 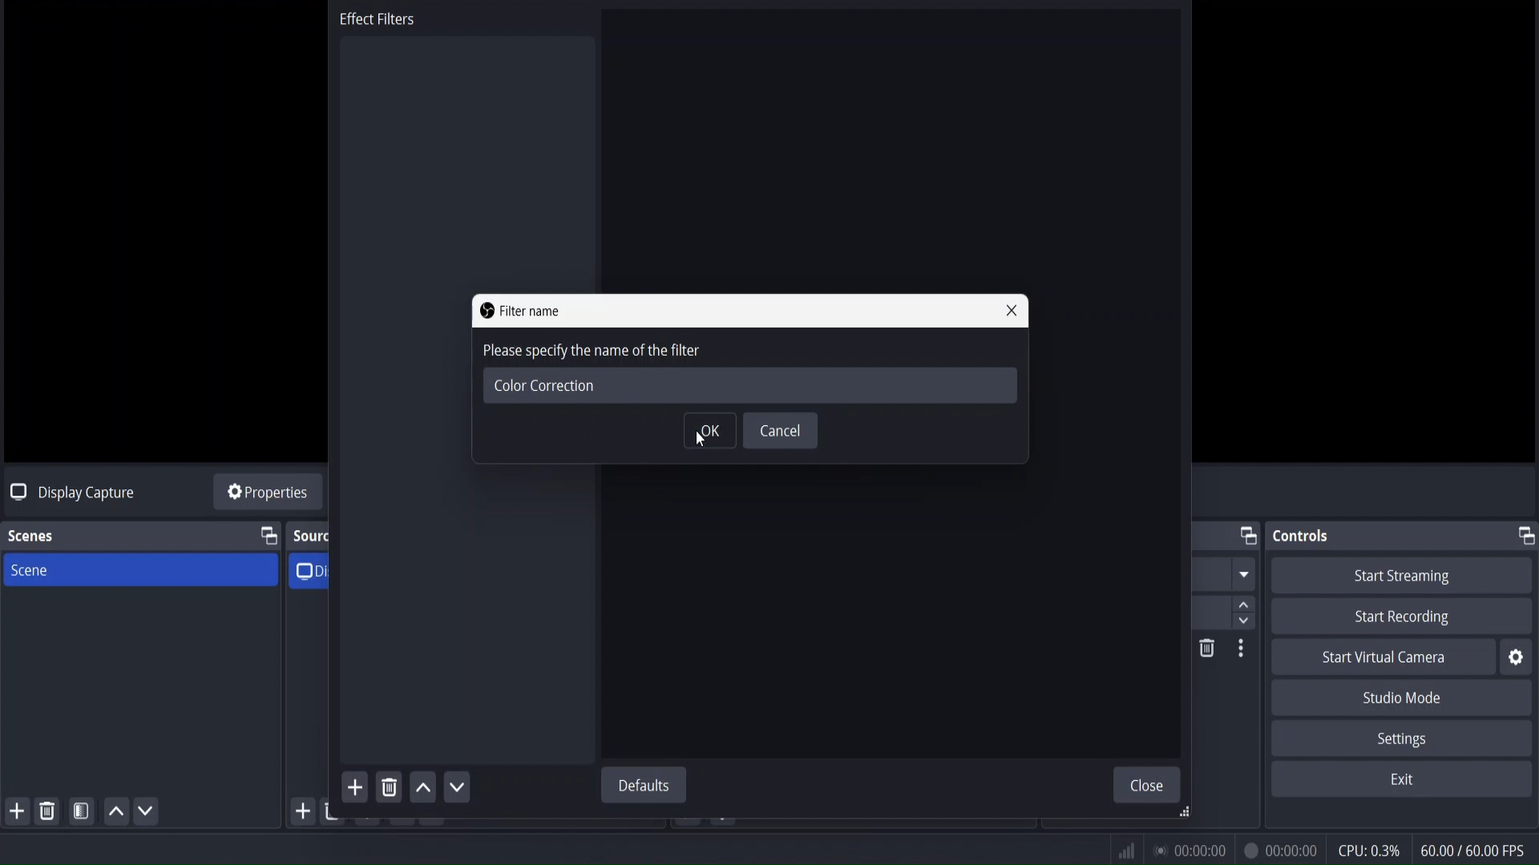 I want to click on source properties, so click(x=267, y=494).